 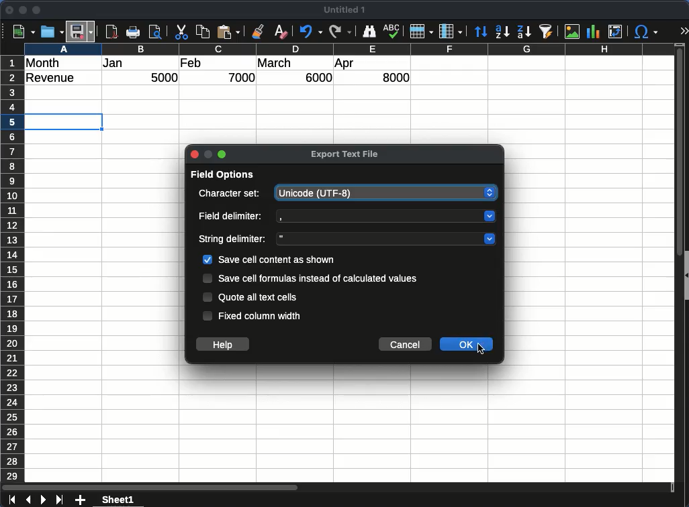 What do you see at coordinates (231, 194) in the screenshot?
I see `character set` at bounding box center [231, 194].